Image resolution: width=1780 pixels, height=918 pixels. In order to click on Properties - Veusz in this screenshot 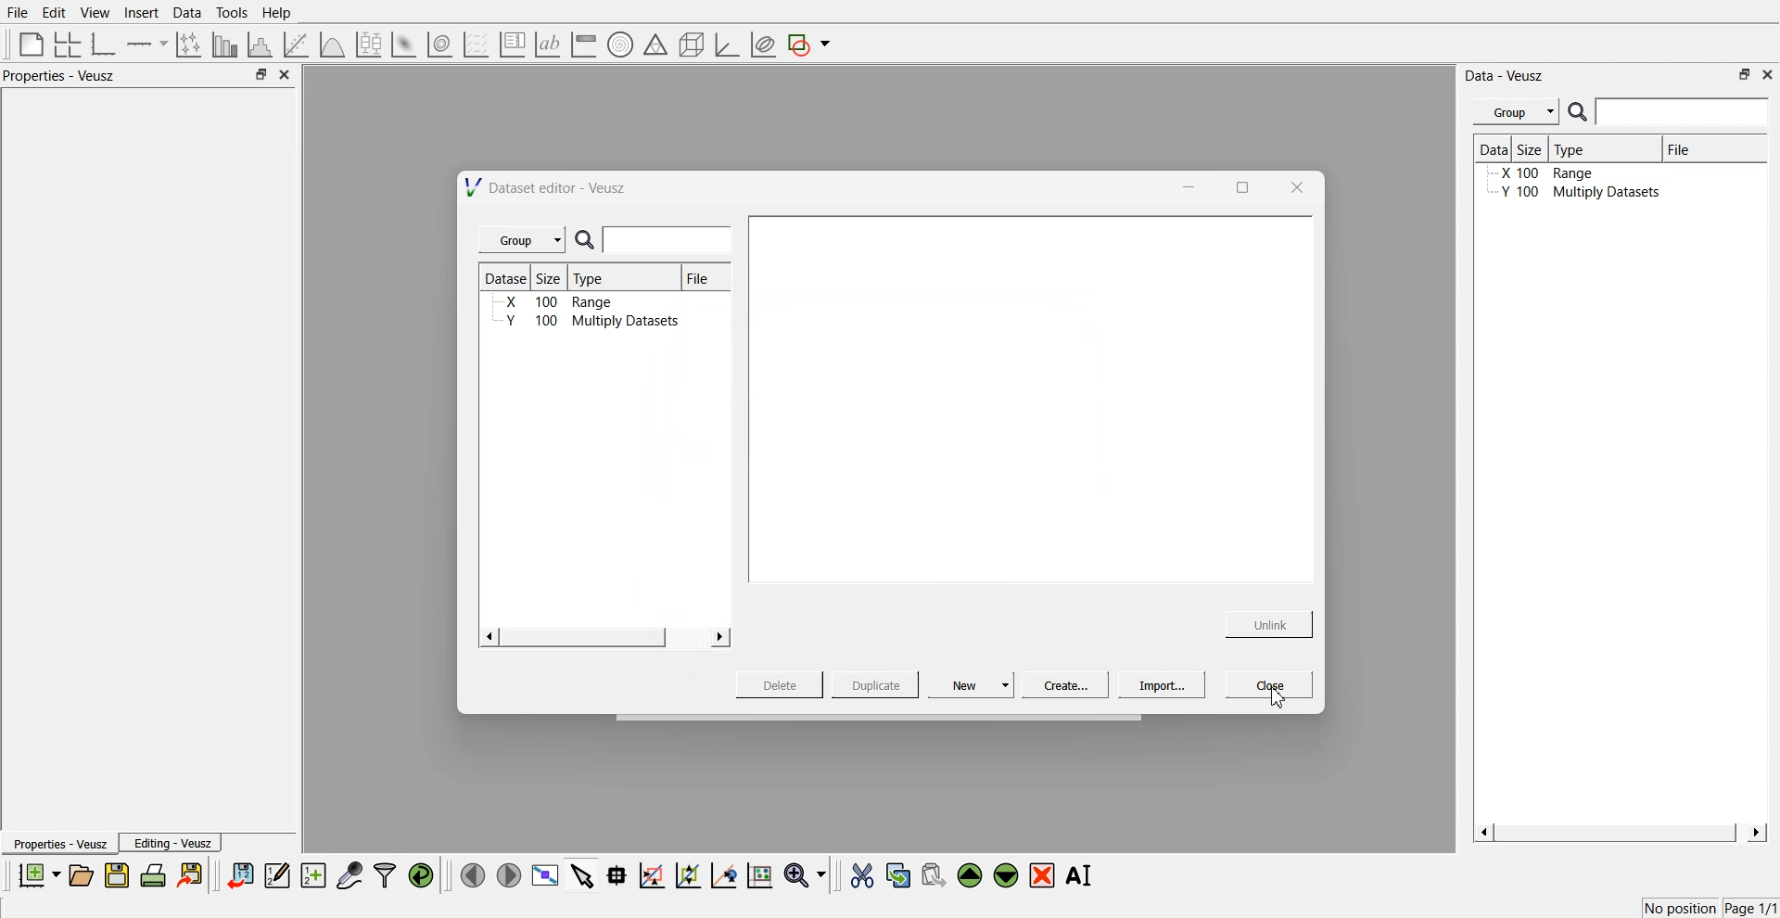, I will do `click(64, 76)`.